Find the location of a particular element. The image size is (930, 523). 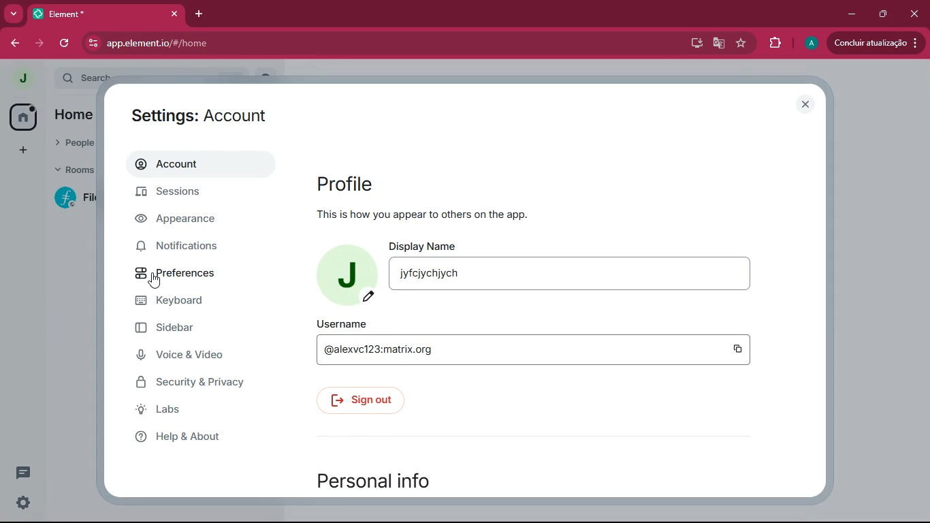

close is located at coordinates (914, 14).